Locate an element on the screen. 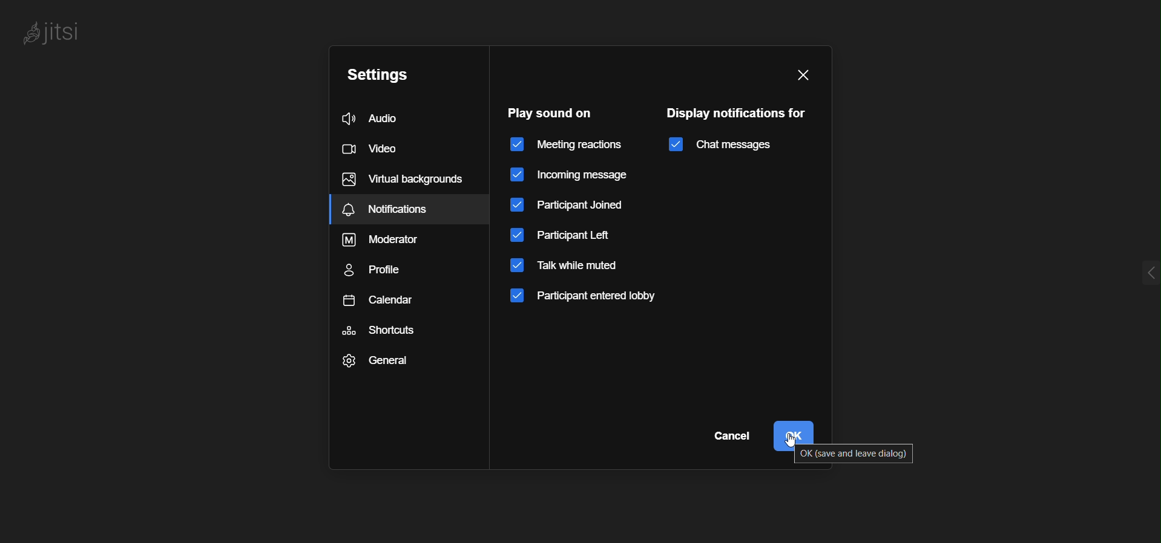 The image size is (1161, 543). virtual backgrounds is located at coordinates (403, 180).